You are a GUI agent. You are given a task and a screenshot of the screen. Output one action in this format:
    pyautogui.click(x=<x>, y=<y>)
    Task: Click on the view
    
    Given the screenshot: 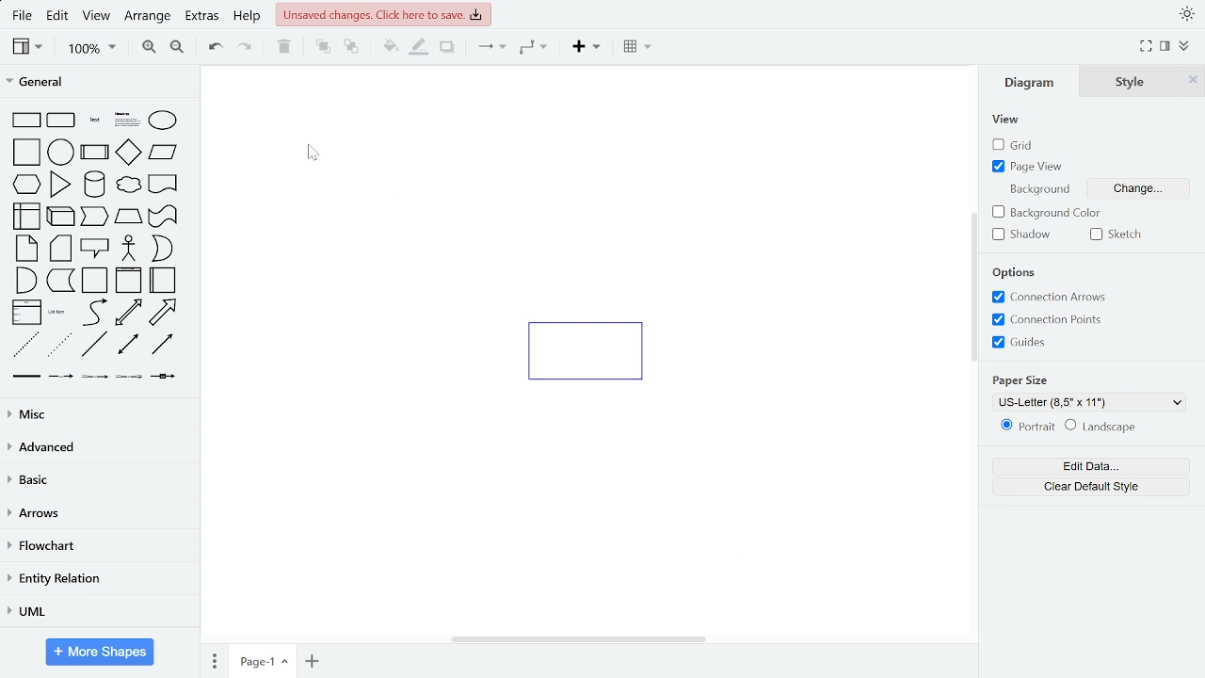 What is the action you would take?
    pyautogui.click(x=28, y=48)
    